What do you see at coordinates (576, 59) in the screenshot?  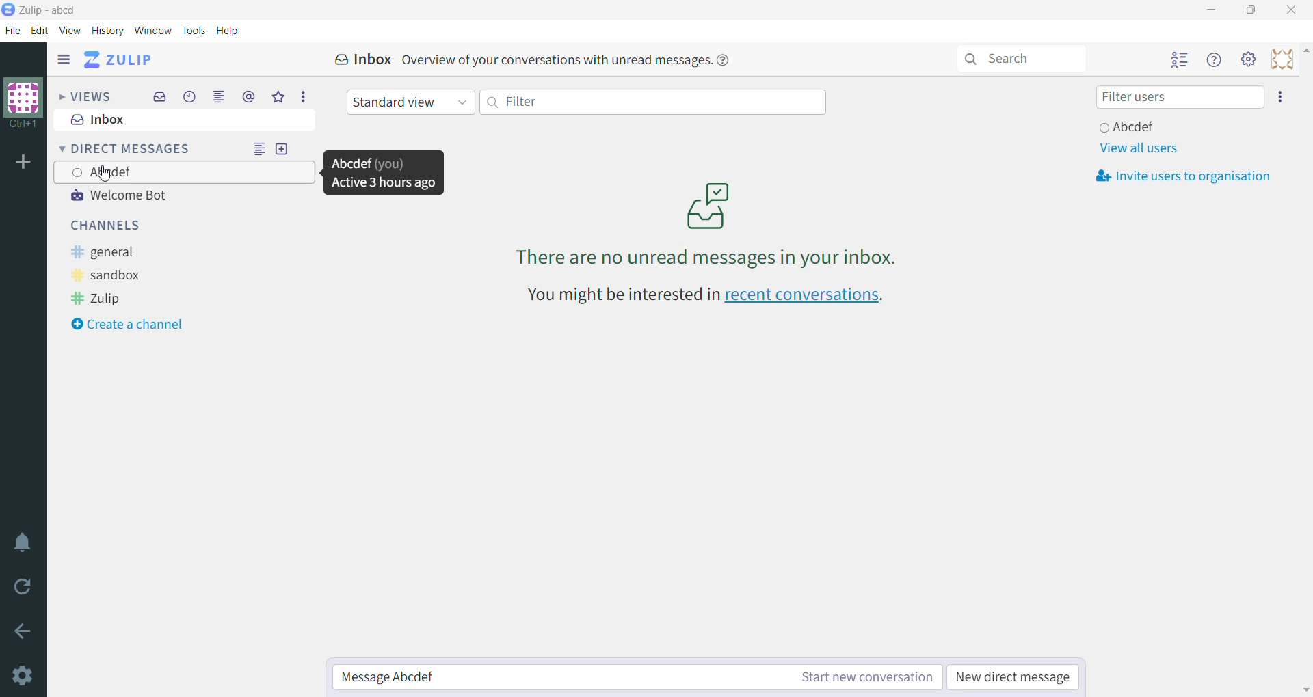 I see `Overview of your conversations with unread messages` at bounding box center [576, 59].